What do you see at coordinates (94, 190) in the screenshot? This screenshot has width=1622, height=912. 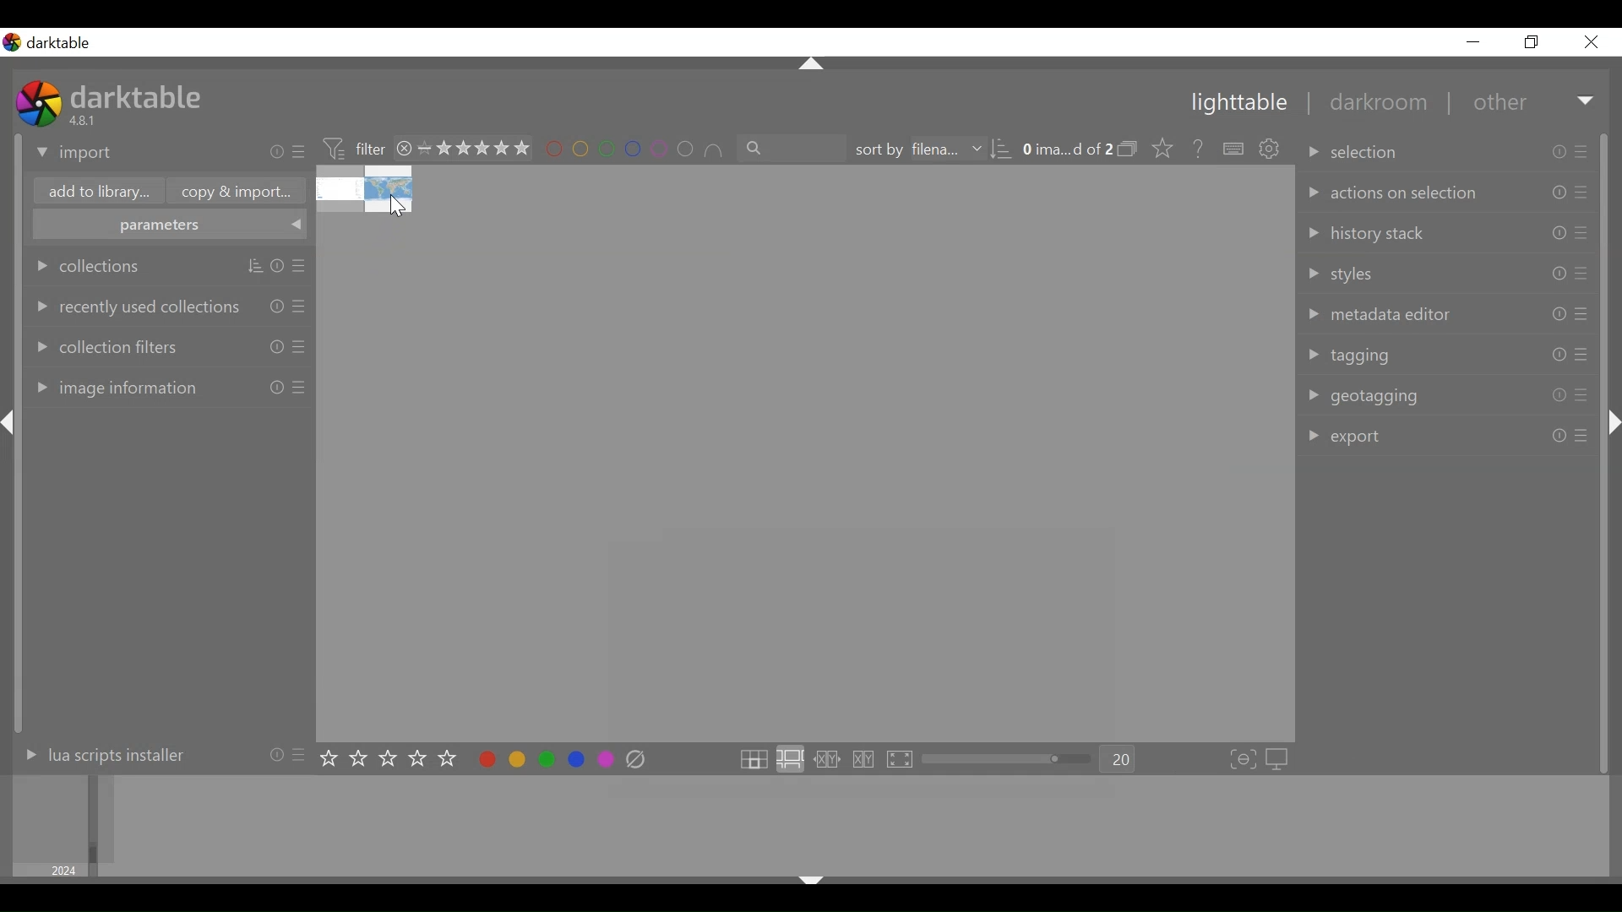 I see `add to library` at bounding box center [94, 190].